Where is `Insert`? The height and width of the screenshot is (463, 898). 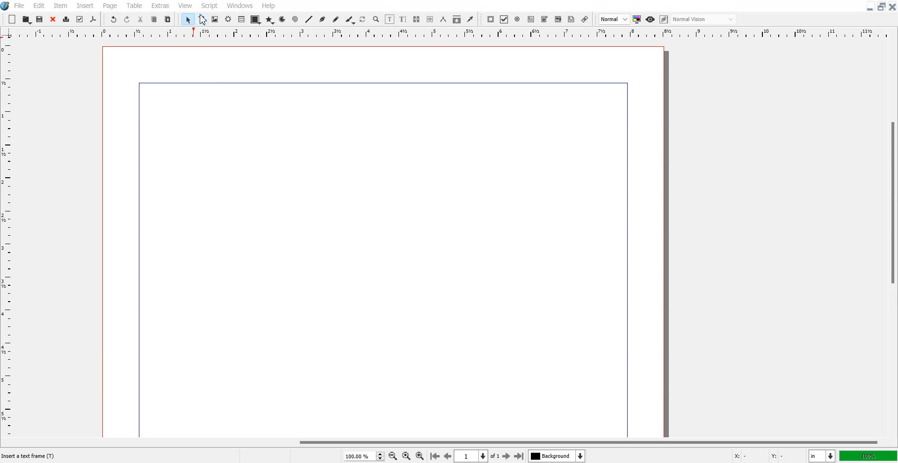 Insert is located at coordinates (85, 6).